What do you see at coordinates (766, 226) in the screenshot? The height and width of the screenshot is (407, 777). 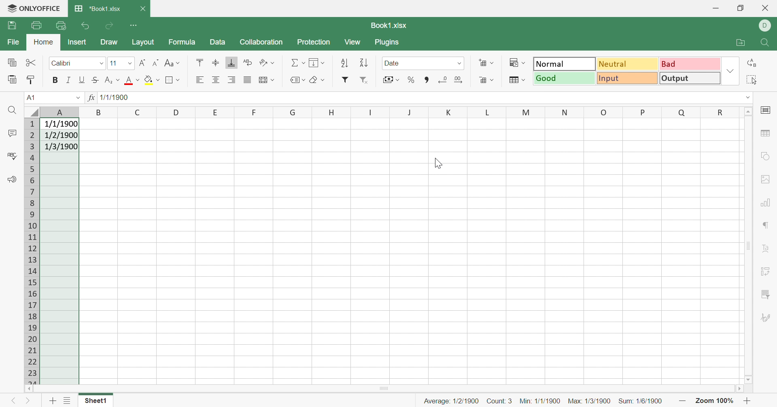 I see `Paragraph settings` at bounding box center [766, 226].